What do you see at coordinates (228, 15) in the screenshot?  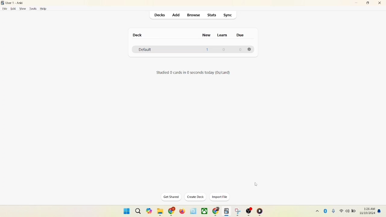 I see `sync` at bounding box center [228, 15].